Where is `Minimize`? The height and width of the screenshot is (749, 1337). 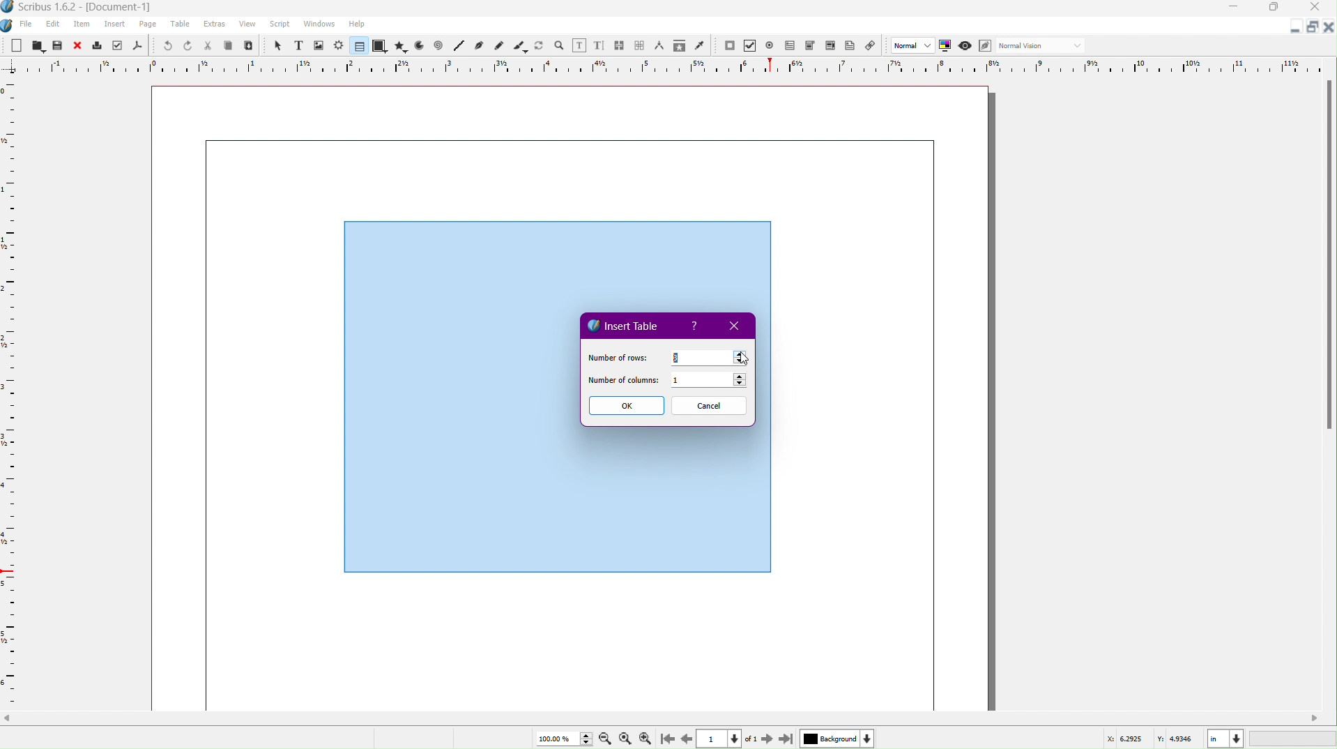
Minimize is located at coordinates (1292, 29).